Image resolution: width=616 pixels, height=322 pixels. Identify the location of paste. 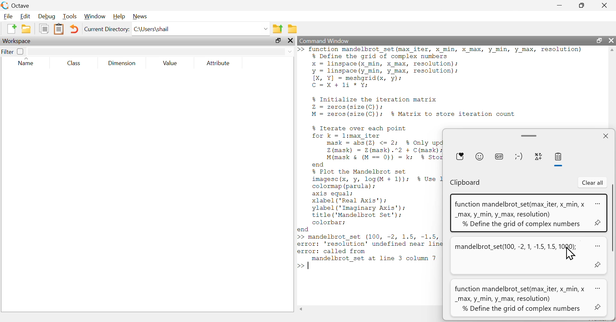
(558, 160).